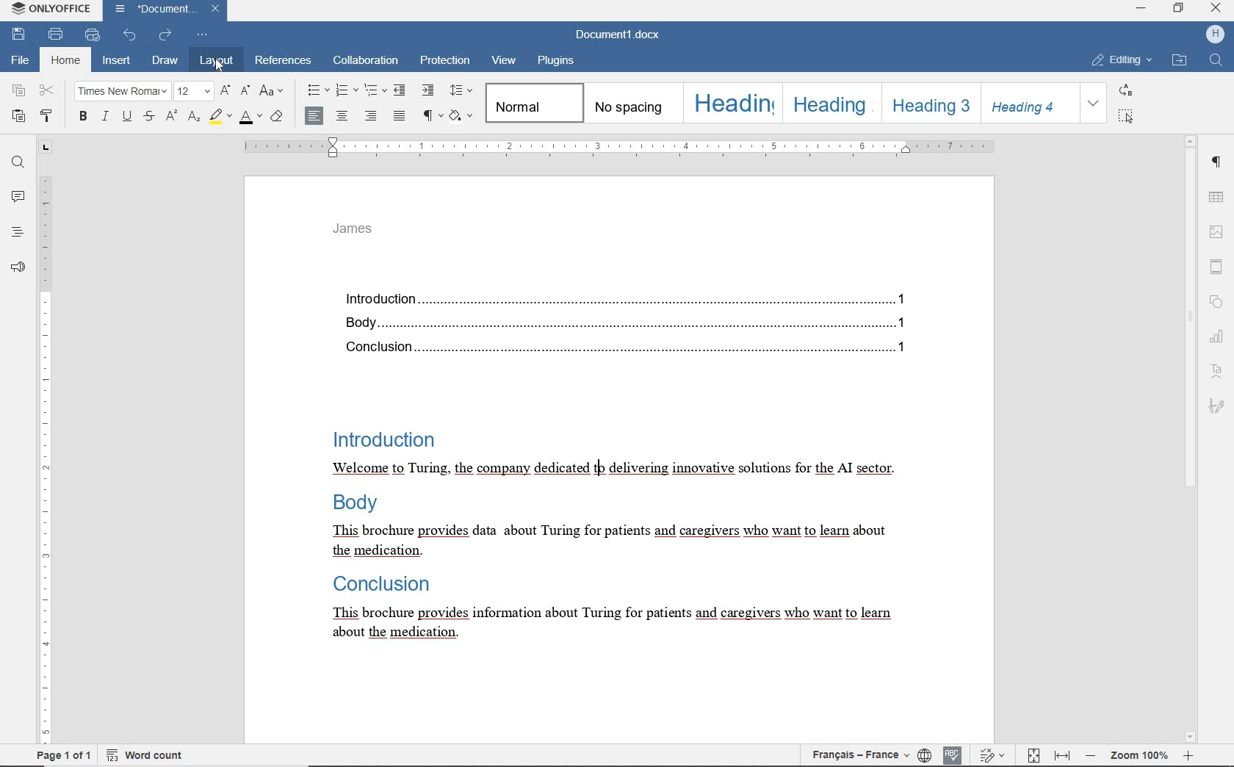 The height and width of the screenshot is (767, 1234). What do you see at coordinates (1218, 234) in the screenshot?
I see `image` at bounding box center [1218, 234].